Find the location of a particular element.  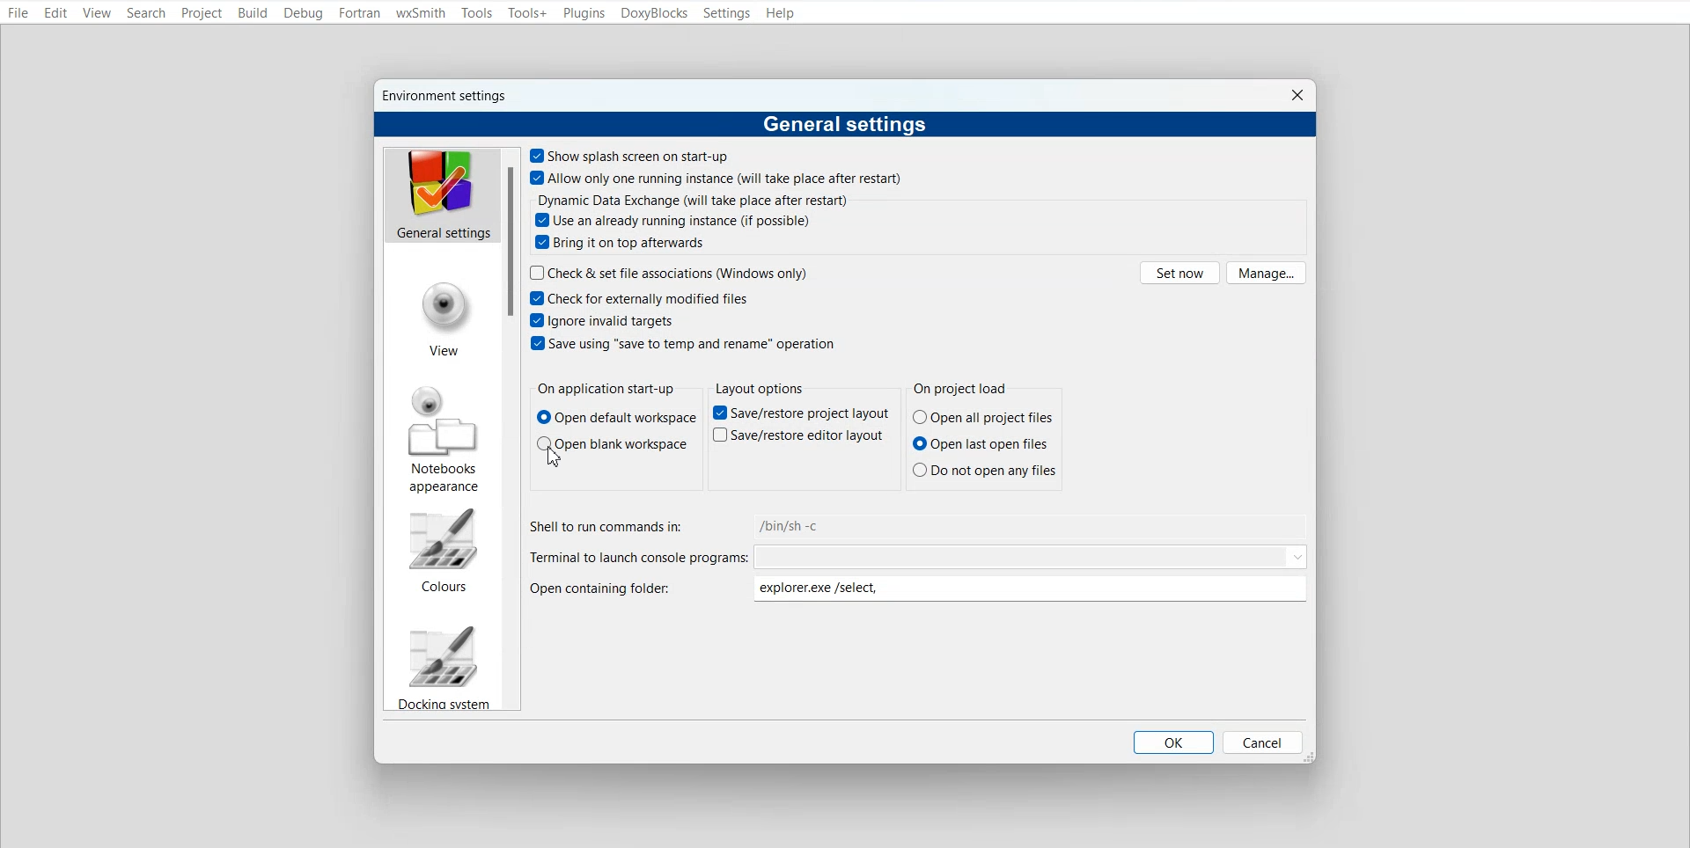

Search is located at coordinates (148, 13).